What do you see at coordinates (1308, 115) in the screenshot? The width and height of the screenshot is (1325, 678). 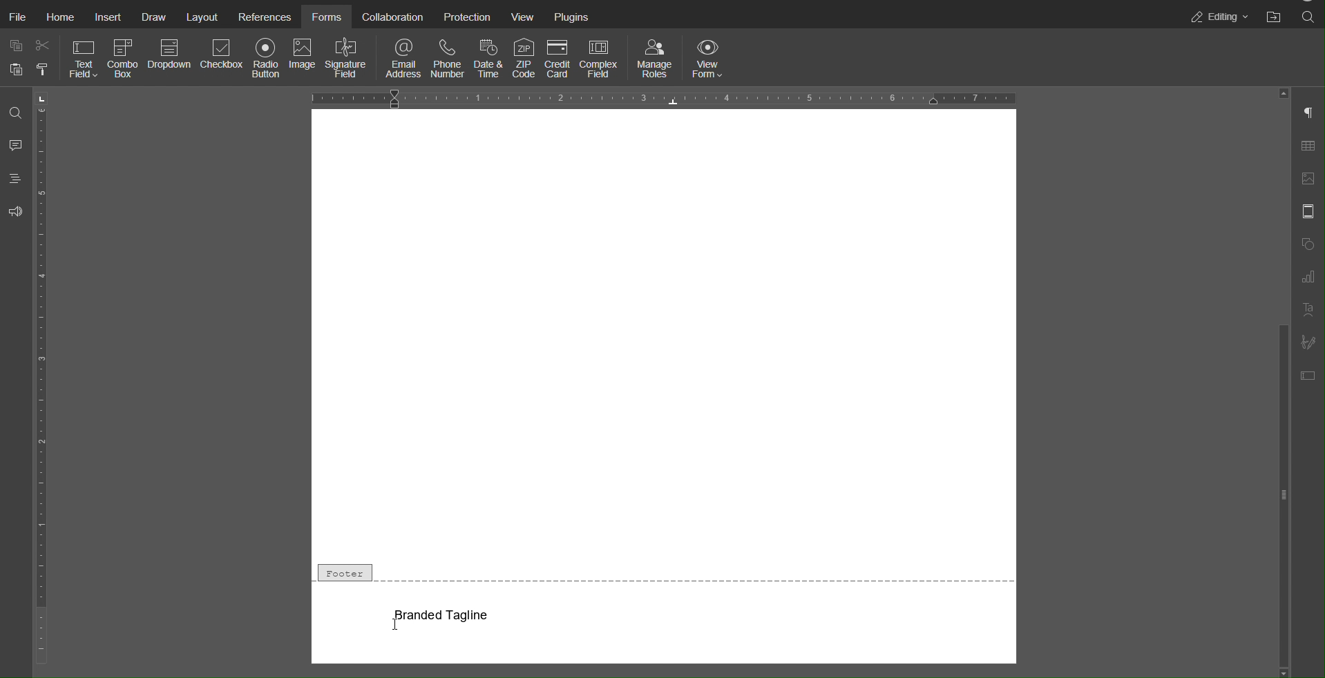 I see `Paragraph Settings` at bounding box center [1308, 115].